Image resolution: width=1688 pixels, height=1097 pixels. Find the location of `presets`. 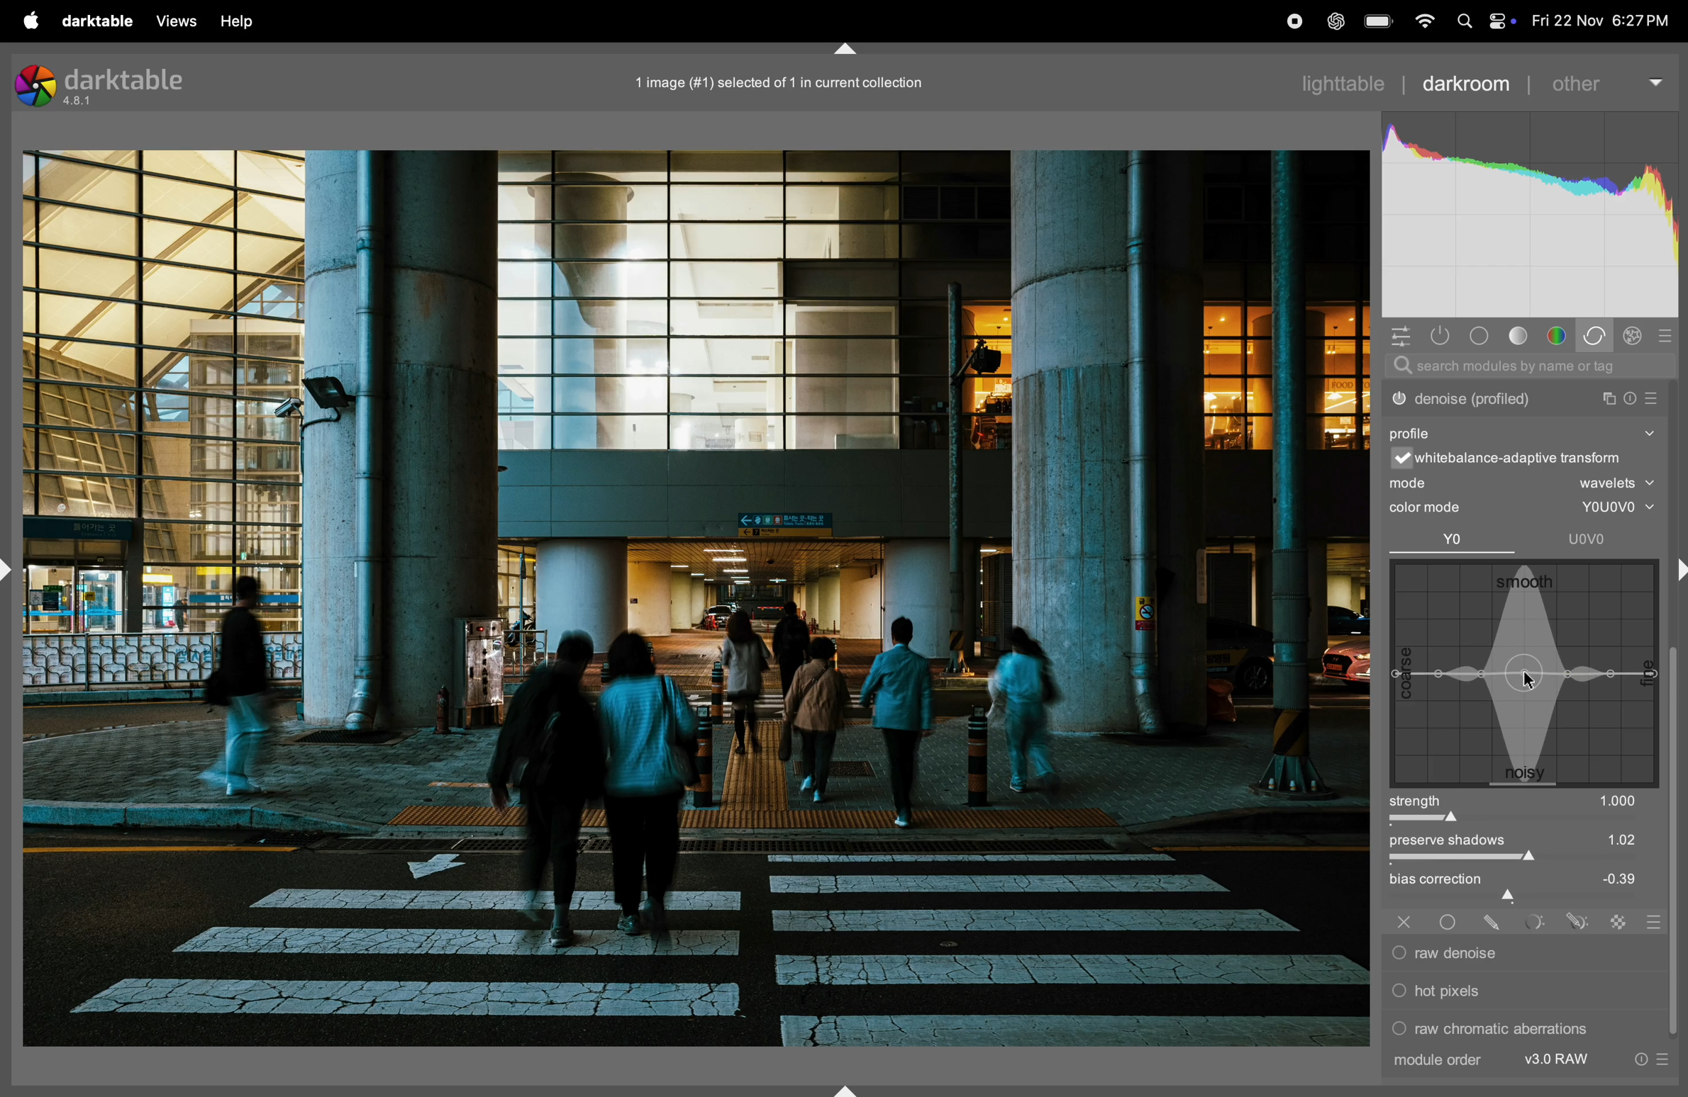

presets is located at coordinates (1669, 1059).